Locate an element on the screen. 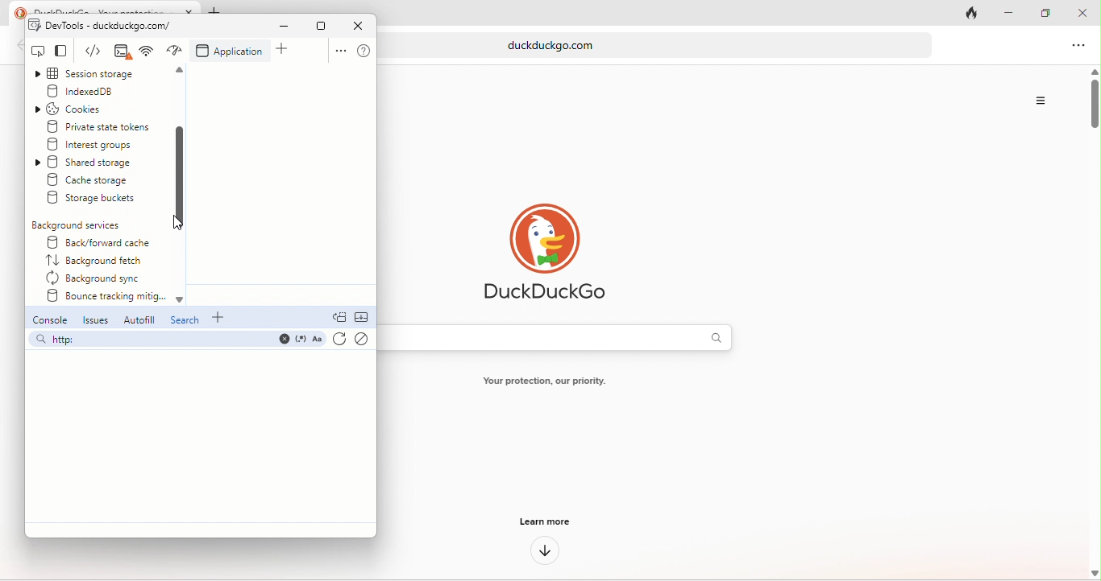  issues is located at coordinates (96, 321).